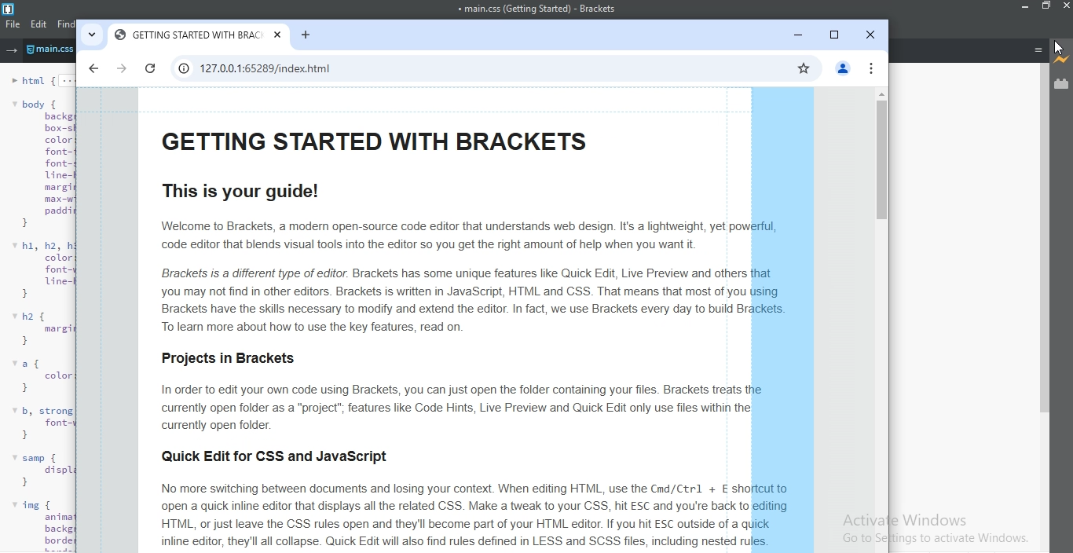  Describe the element at coordinates (242, 193) in the screenshot. I see `This is your guide!` at that location.